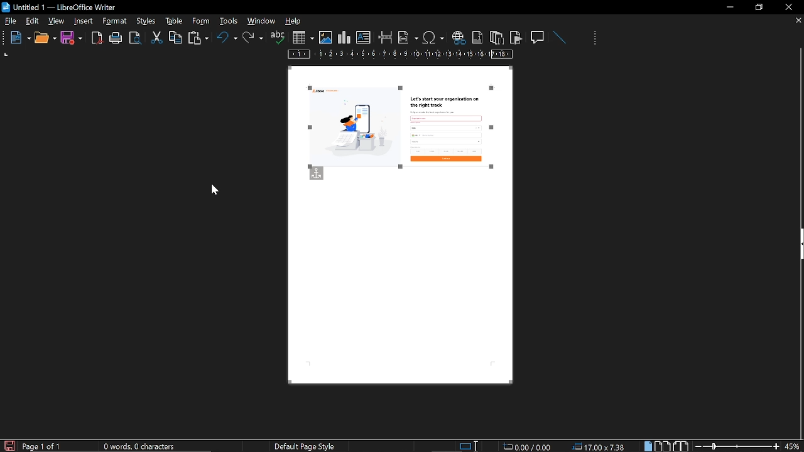  What do you see at coordinates (200, 21) in the screenshot?
I see `table` at bounding box center [200, 21].